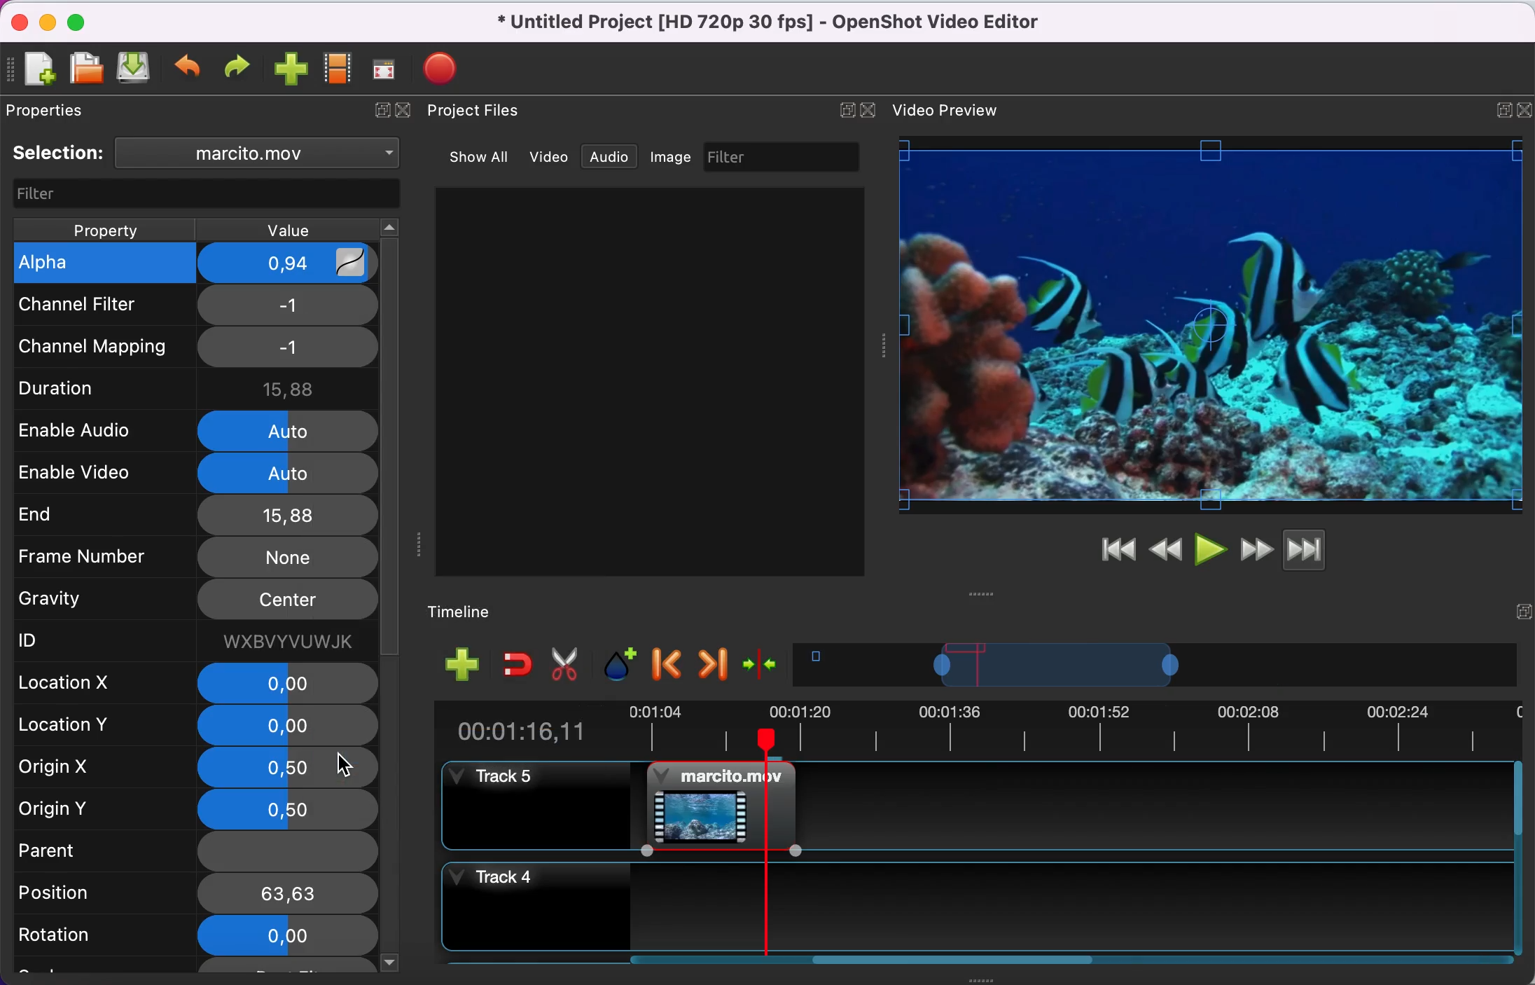 The image size is (1535, 985). Describe the element at coordinates (391, 961) in the screenshot. I see `move down` at that location.